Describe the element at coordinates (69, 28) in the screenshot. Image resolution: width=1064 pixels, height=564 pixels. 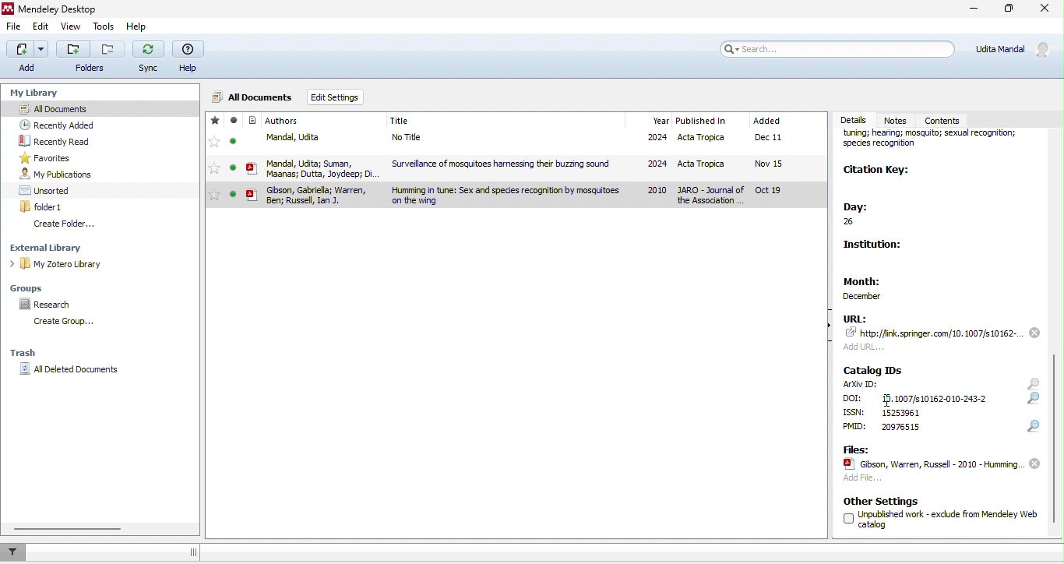
I see `view` at that location.